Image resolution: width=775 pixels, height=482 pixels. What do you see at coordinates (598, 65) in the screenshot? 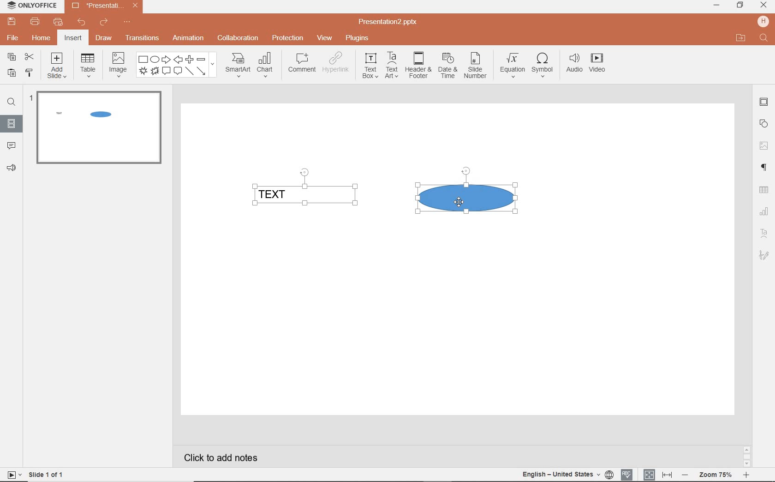
I see `video` at bounding box center [598, 65].